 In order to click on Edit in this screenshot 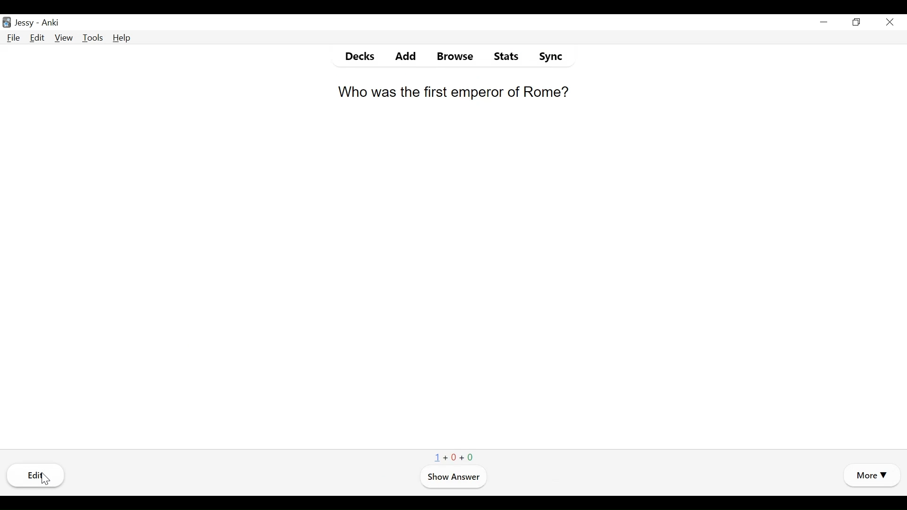, I will do `click(37, 38)`.